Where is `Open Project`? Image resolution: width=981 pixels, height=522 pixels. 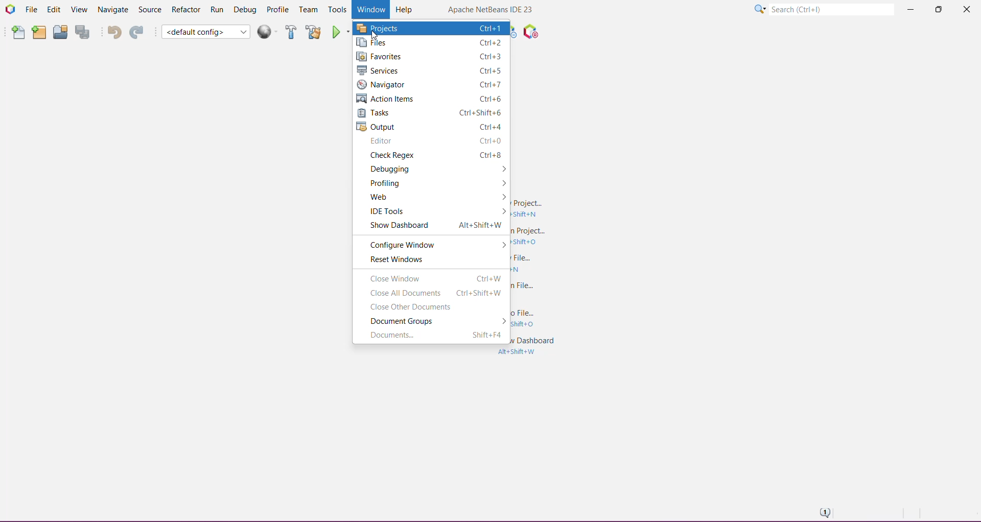 Open Project is located at coordinates (60, 32).